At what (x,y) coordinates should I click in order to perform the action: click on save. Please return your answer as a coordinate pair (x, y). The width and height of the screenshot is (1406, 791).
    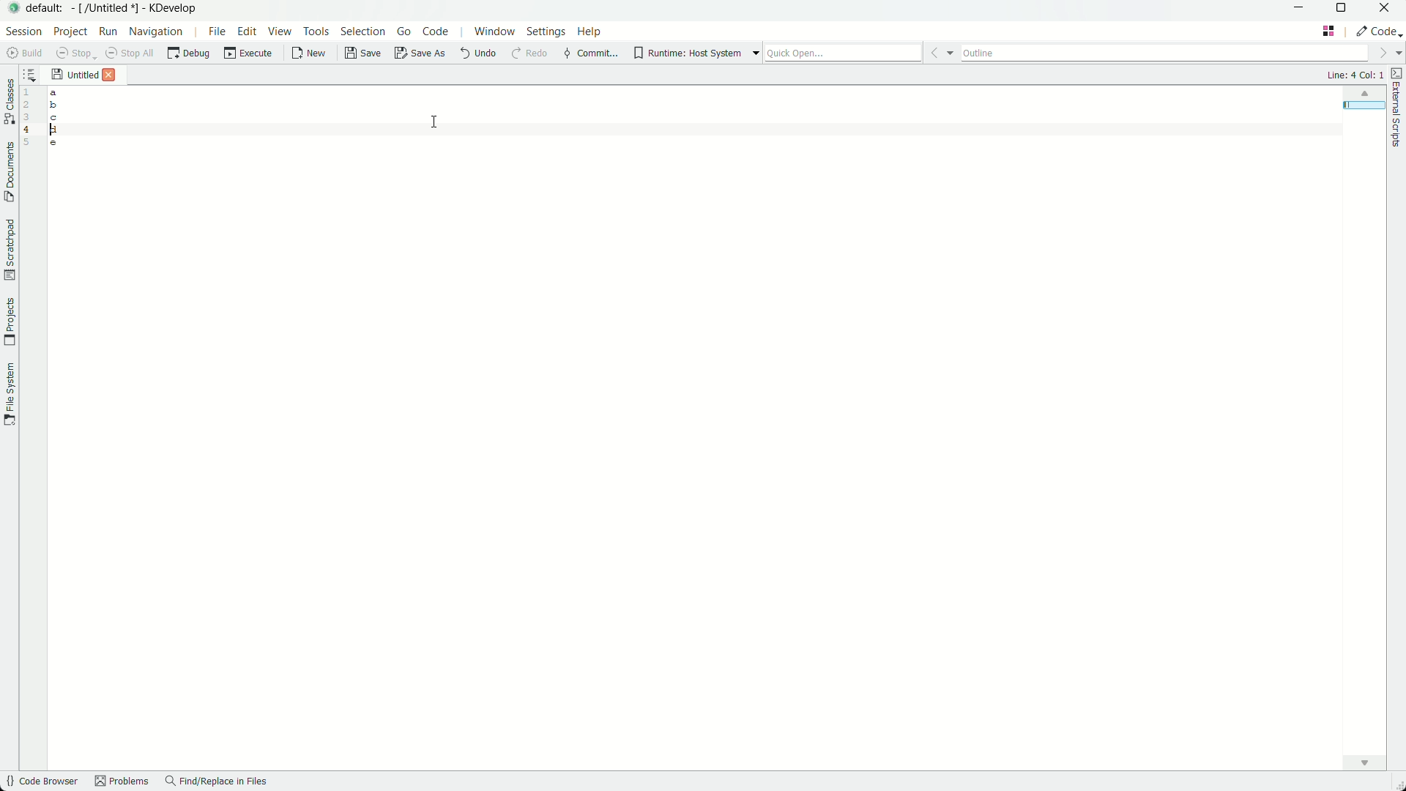
    Looking at the image, I should click on (75, 54).